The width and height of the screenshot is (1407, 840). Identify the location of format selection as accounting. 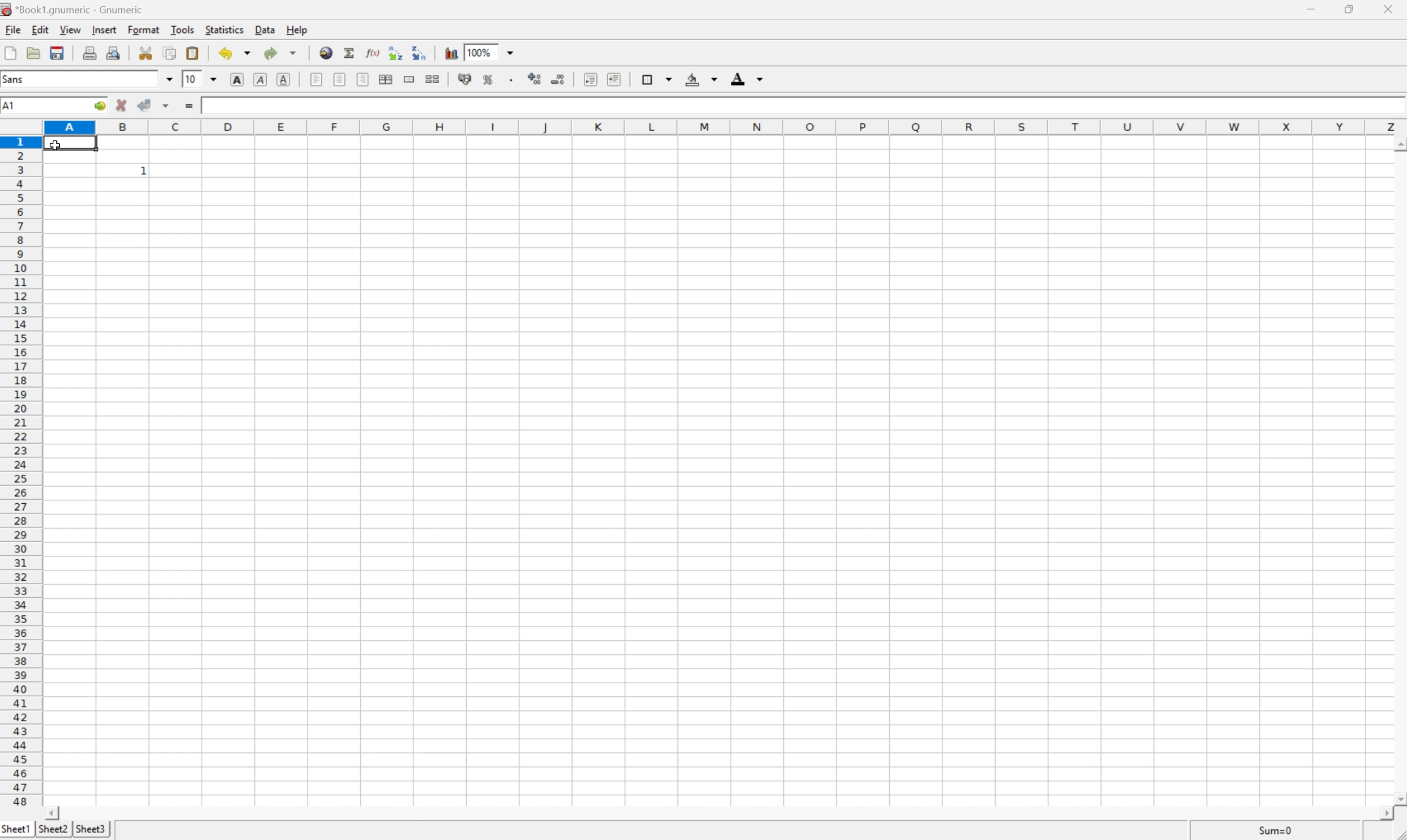
(467, 78).